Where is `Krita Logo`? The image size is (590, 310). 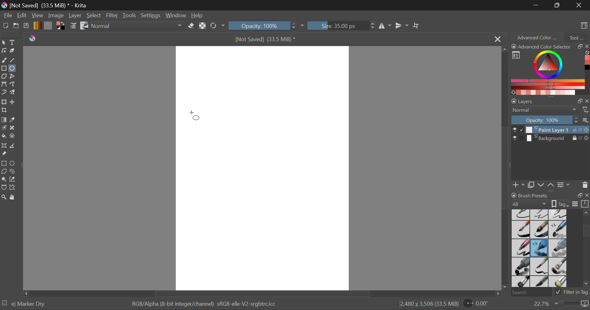 Krita Logo is located at coordinates (32, 39).